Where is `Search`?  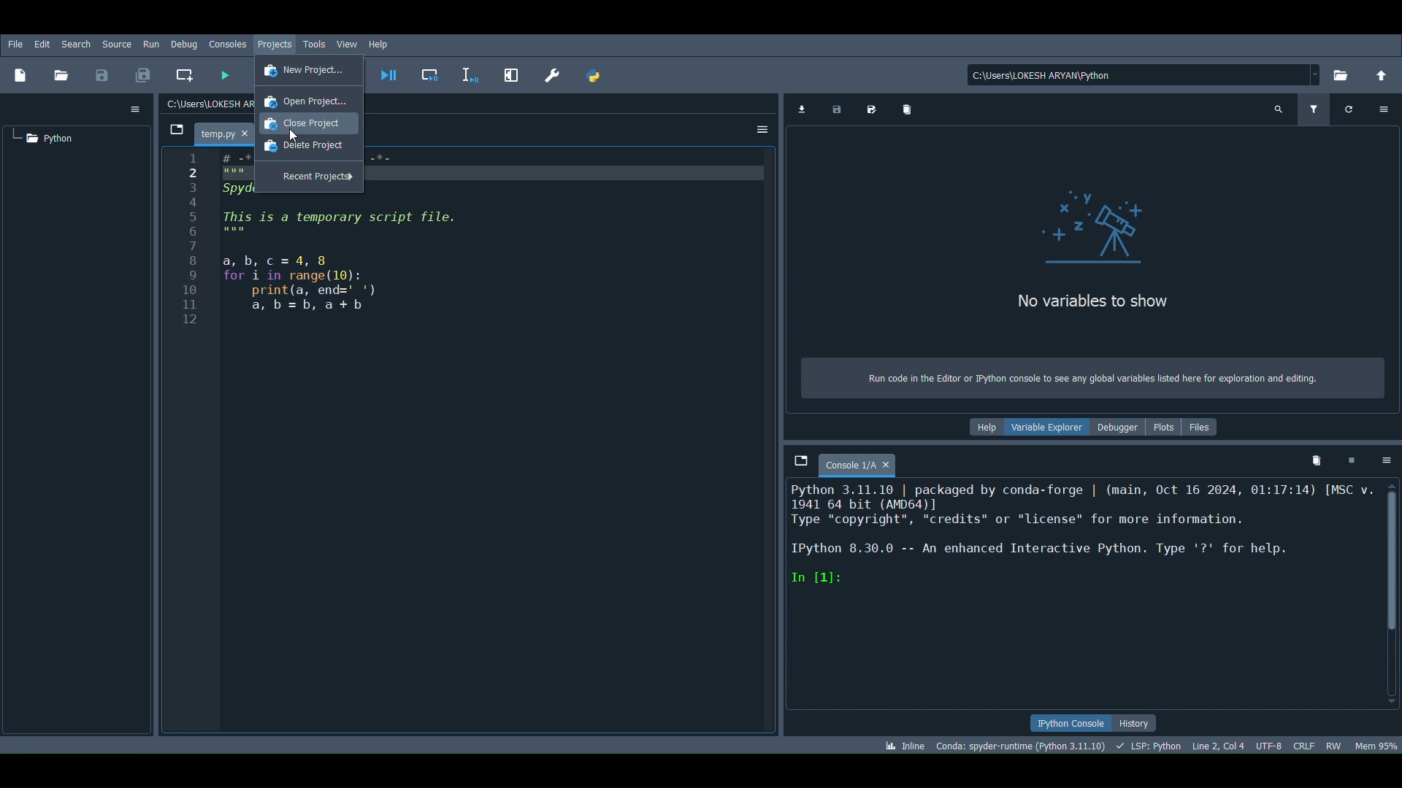
Search is located at coordinates (76, 44).